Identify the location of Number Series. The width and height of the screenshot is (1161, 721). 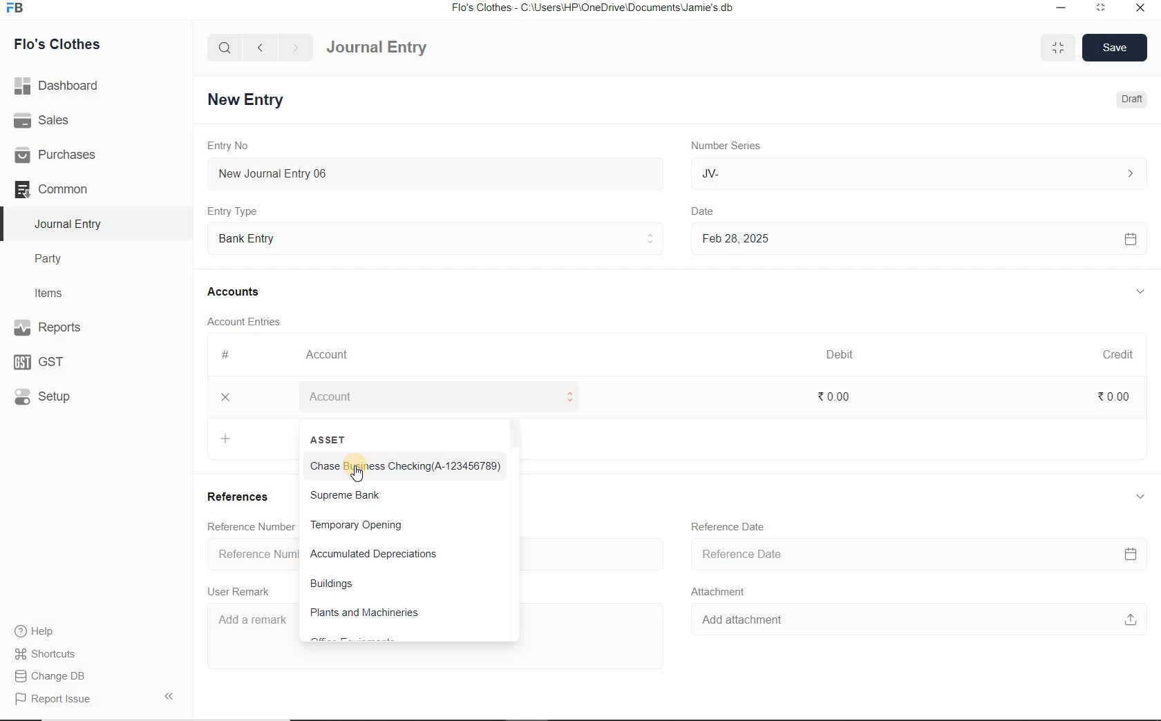
(724, 146).